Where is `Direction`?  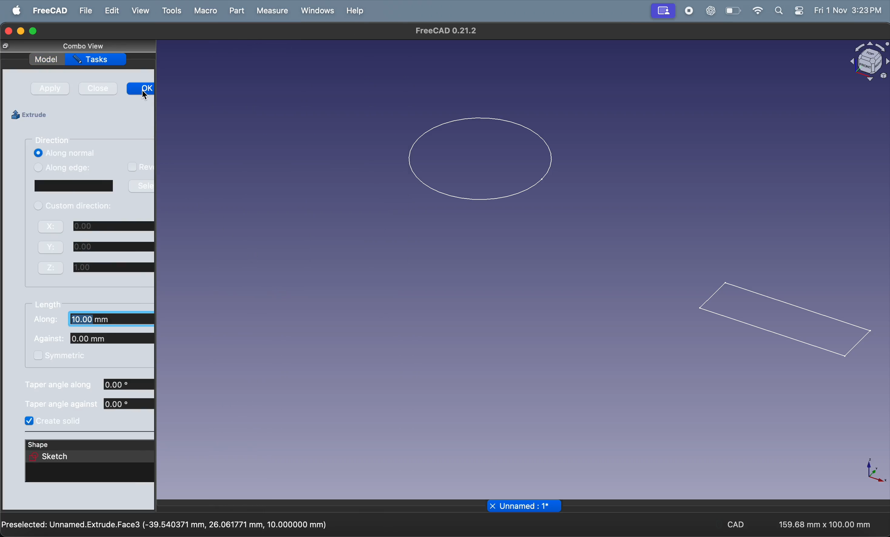
Direction is located at coordinates (55, 140).